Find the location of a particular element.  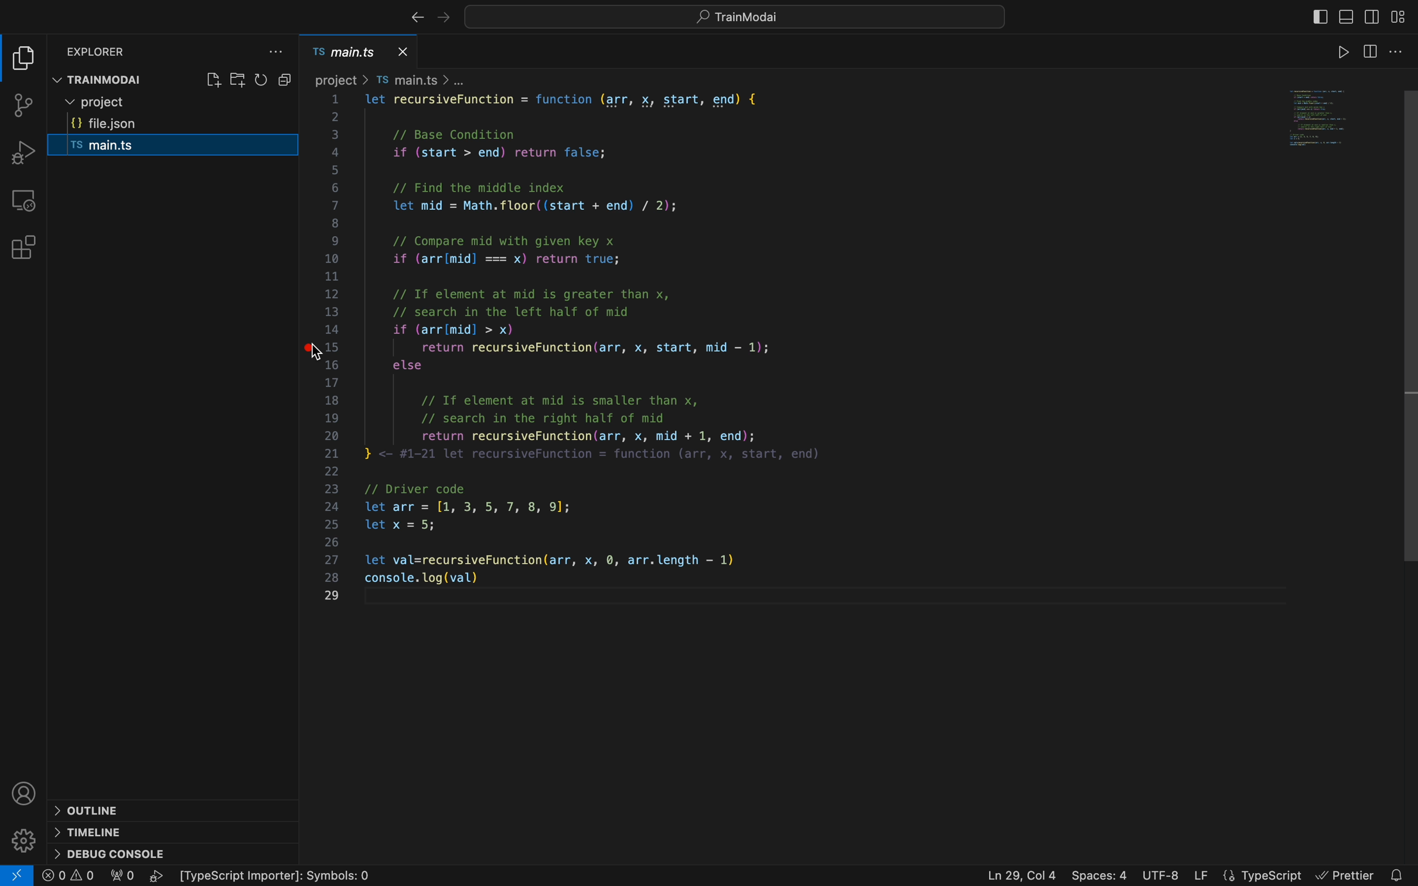

outline is located at coordinates (111, 809).